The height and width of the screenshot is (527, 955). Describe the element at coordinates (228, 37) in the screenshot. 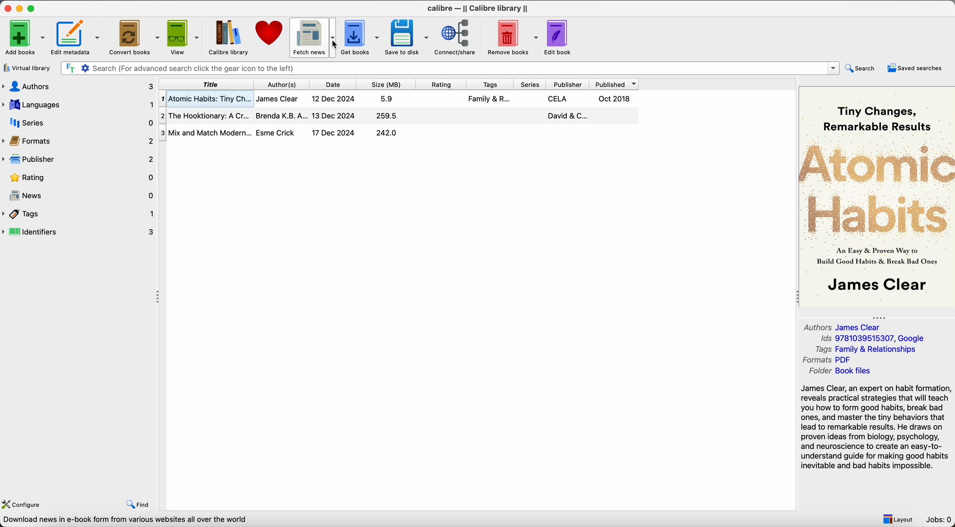

I see `Calibre library` at that location.